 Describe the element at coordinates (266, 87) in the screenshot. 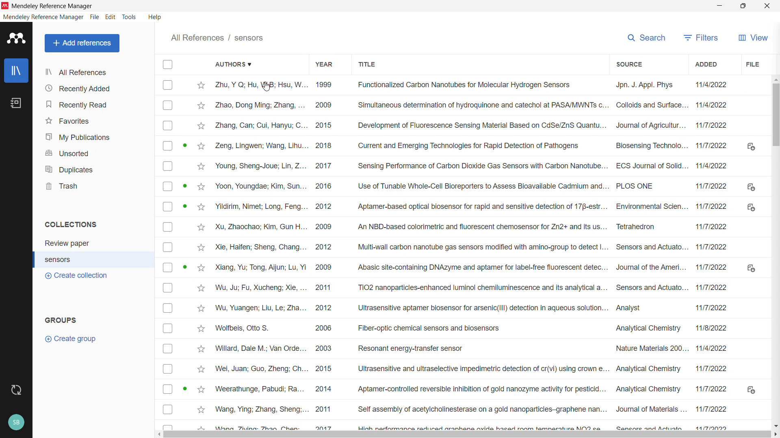

I see `Cursor ` at that location.